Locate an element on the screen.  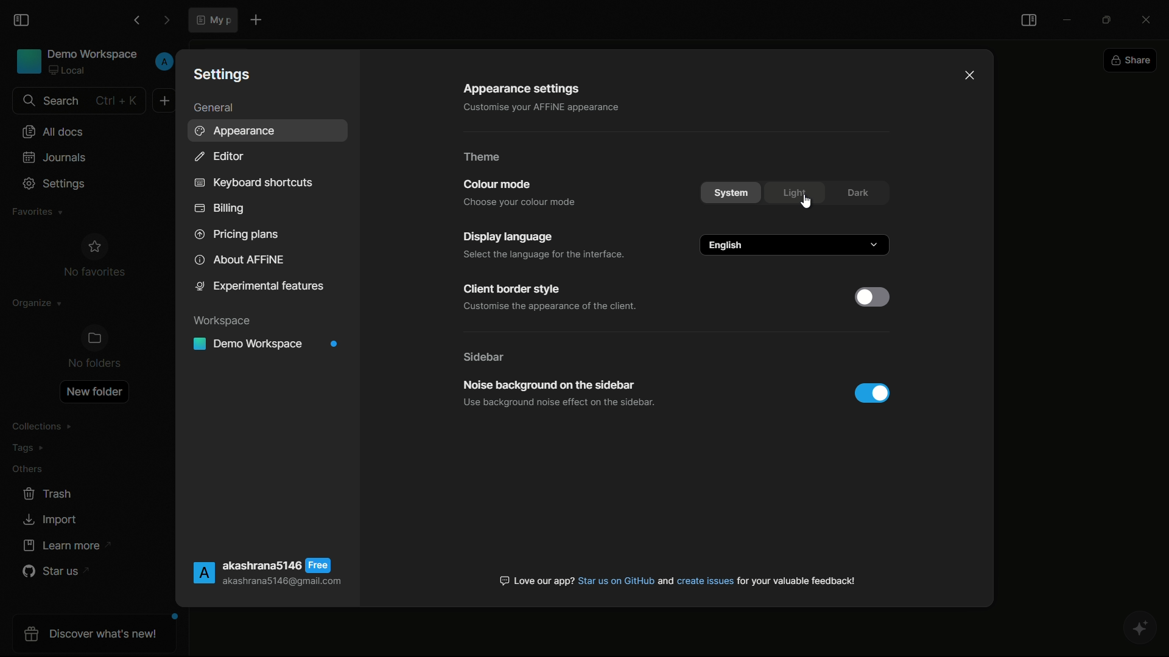
Profile image is located at coordinates (202, 574).